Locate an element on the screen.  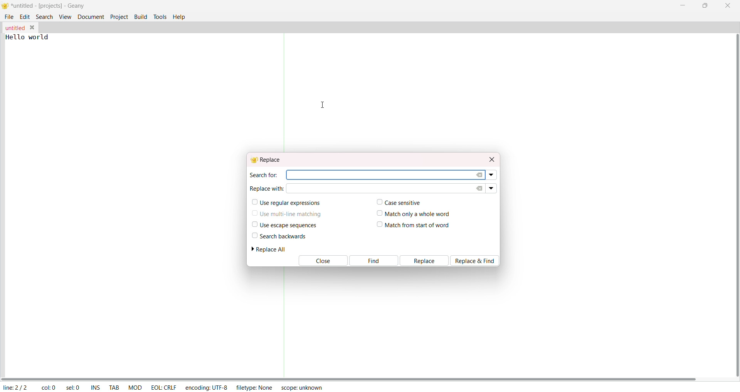
edit is located at coordinates (25, 16).